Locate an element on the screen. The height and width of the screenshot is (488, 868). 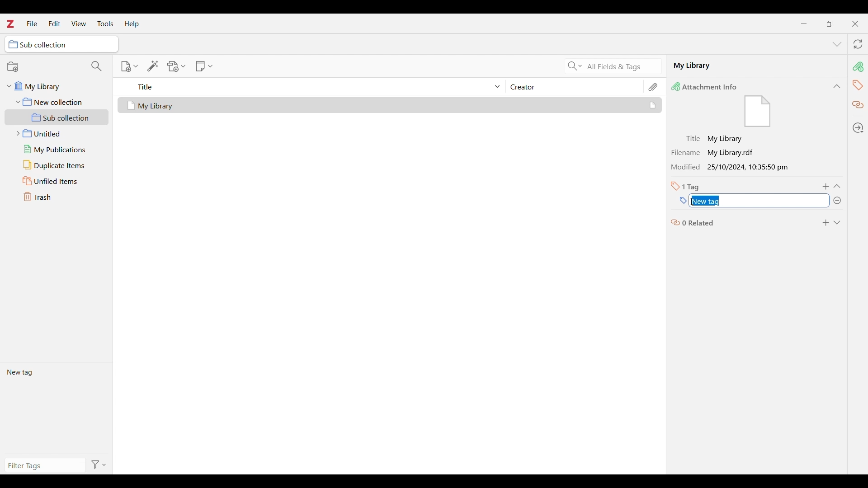
Close interface is located at coordinates (855, 23).